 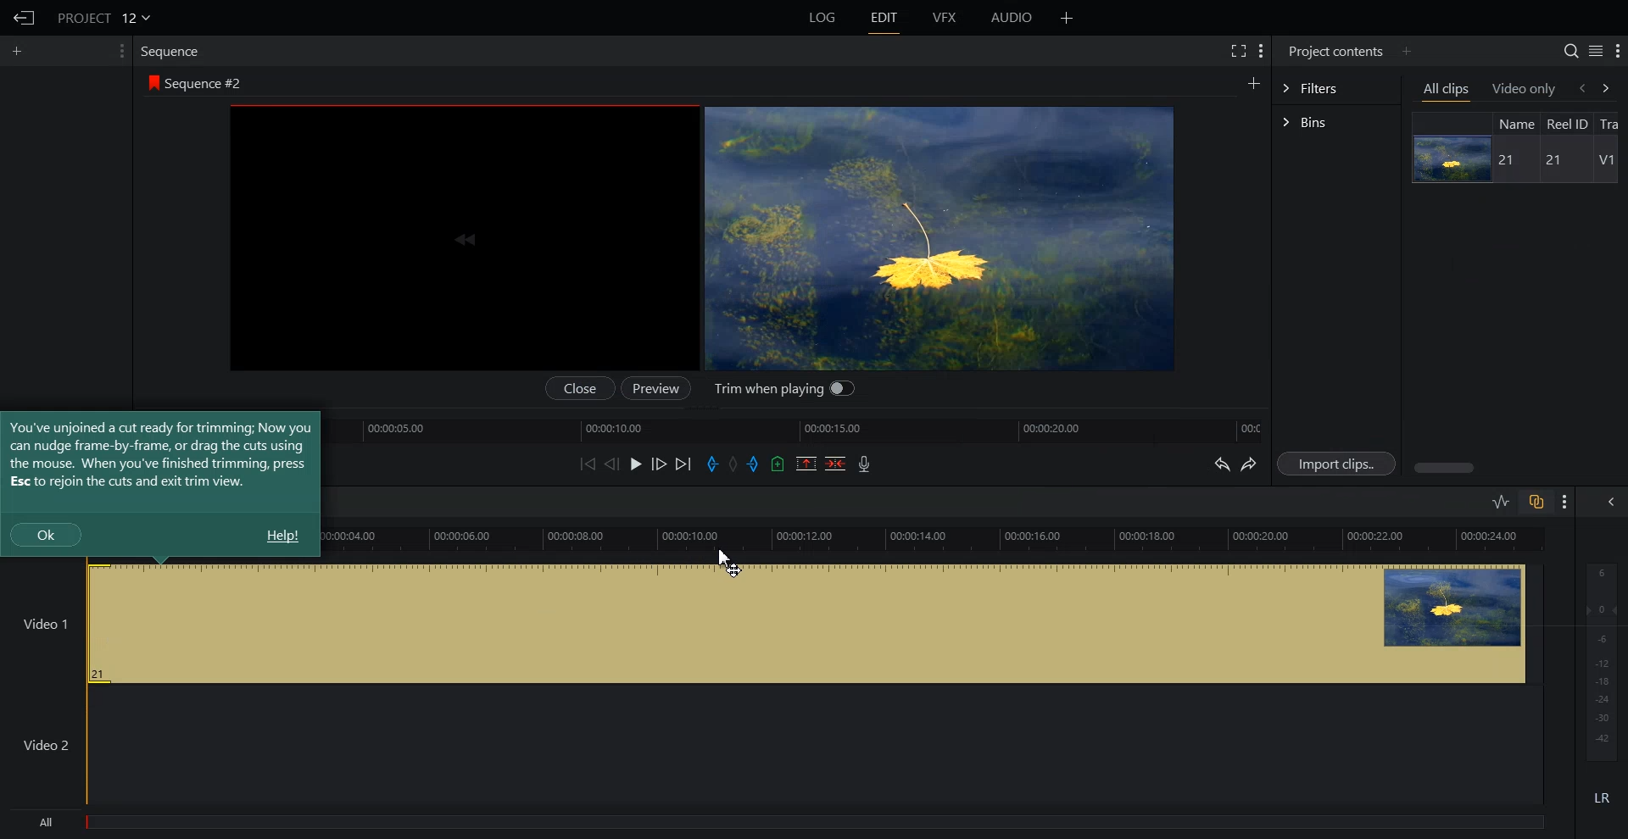 What do you see at coordinates (945, 18) in the screenshot?
I see `VFX` at bounding box center [945, 18].